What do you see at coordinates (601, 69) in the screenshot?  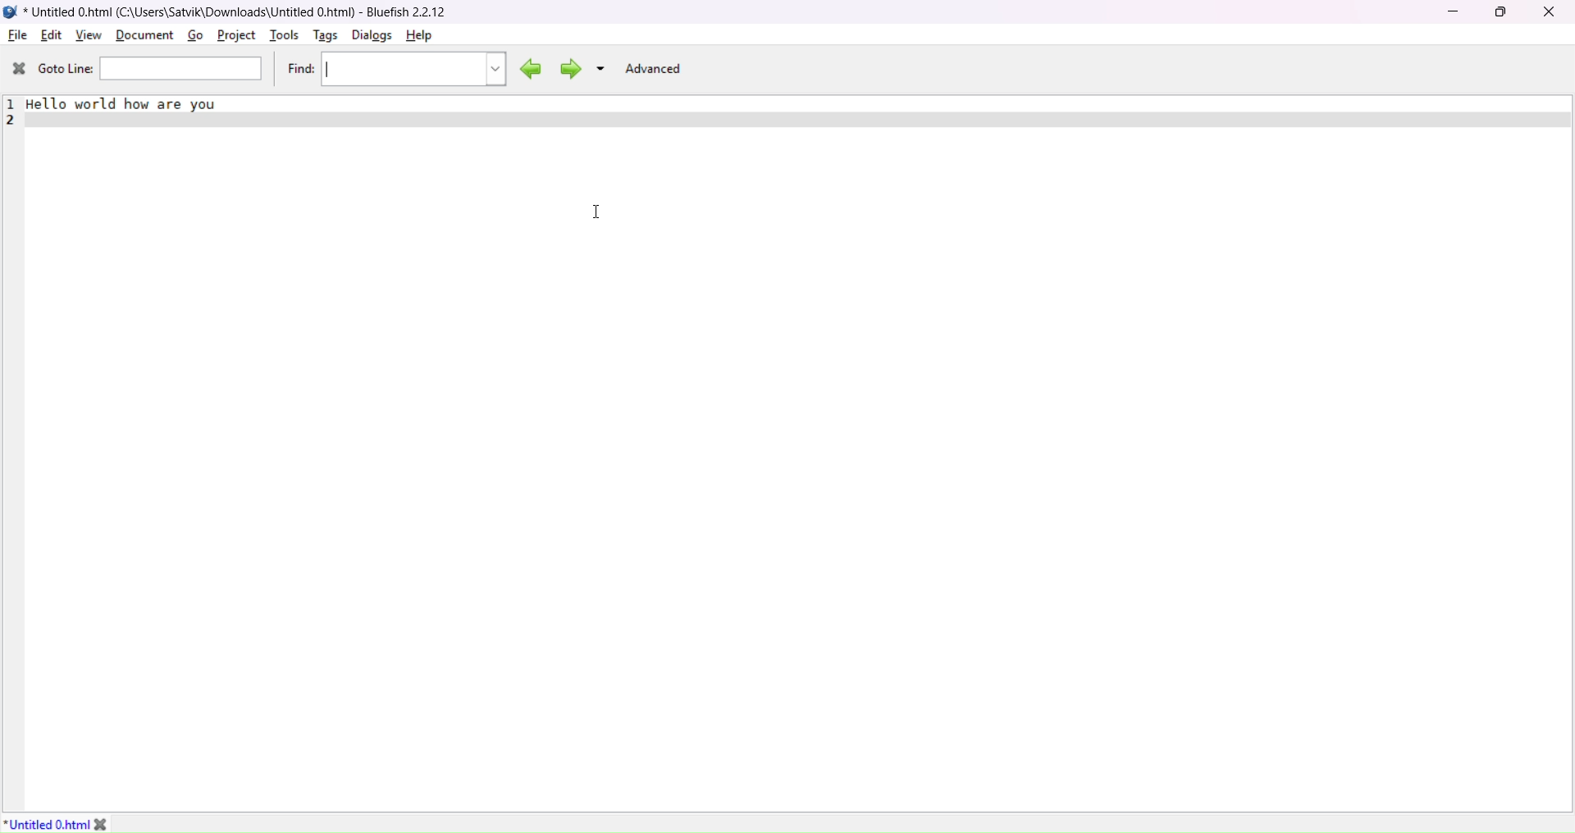 I see `dropdown` at bounding box center [601, 69].